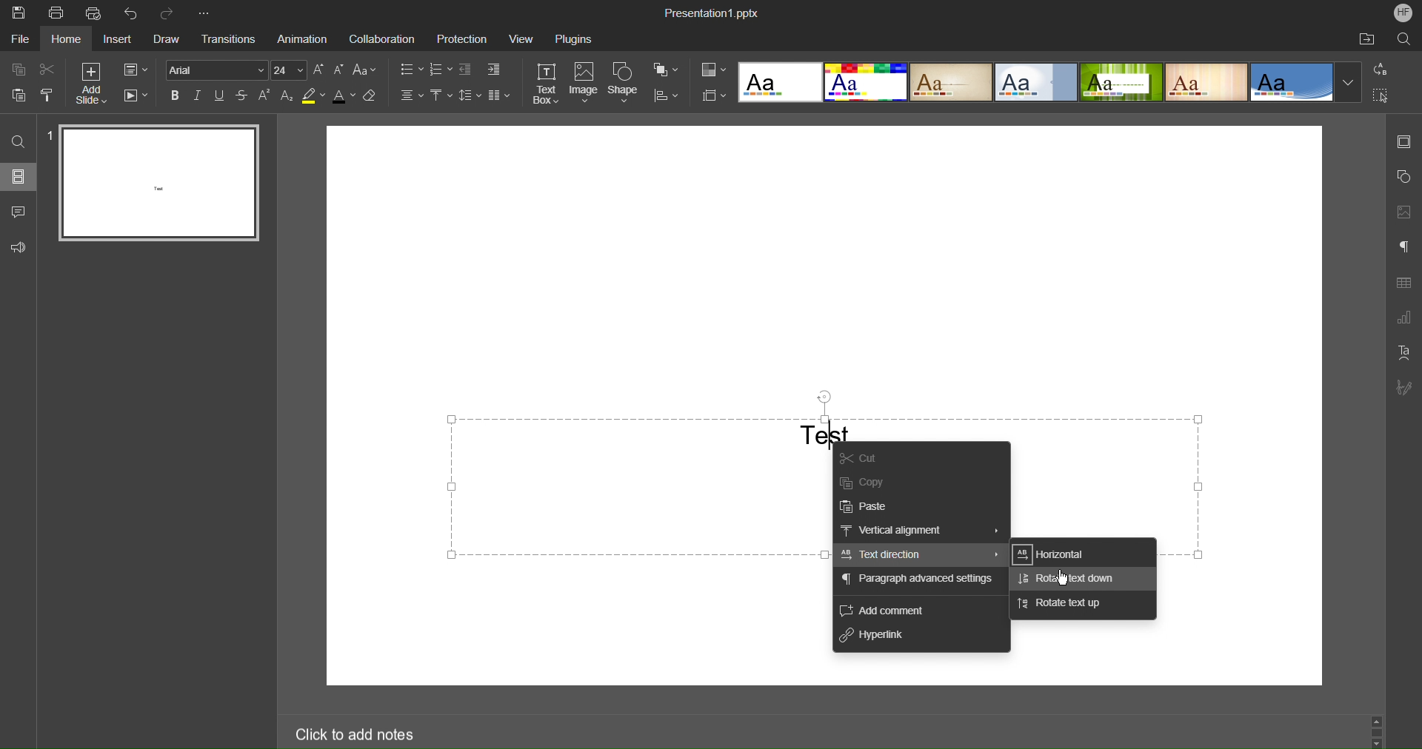  What do you see at coordinates (221, 95) in the screenshot?
I see `Underline` at bounding box center [221, 95].